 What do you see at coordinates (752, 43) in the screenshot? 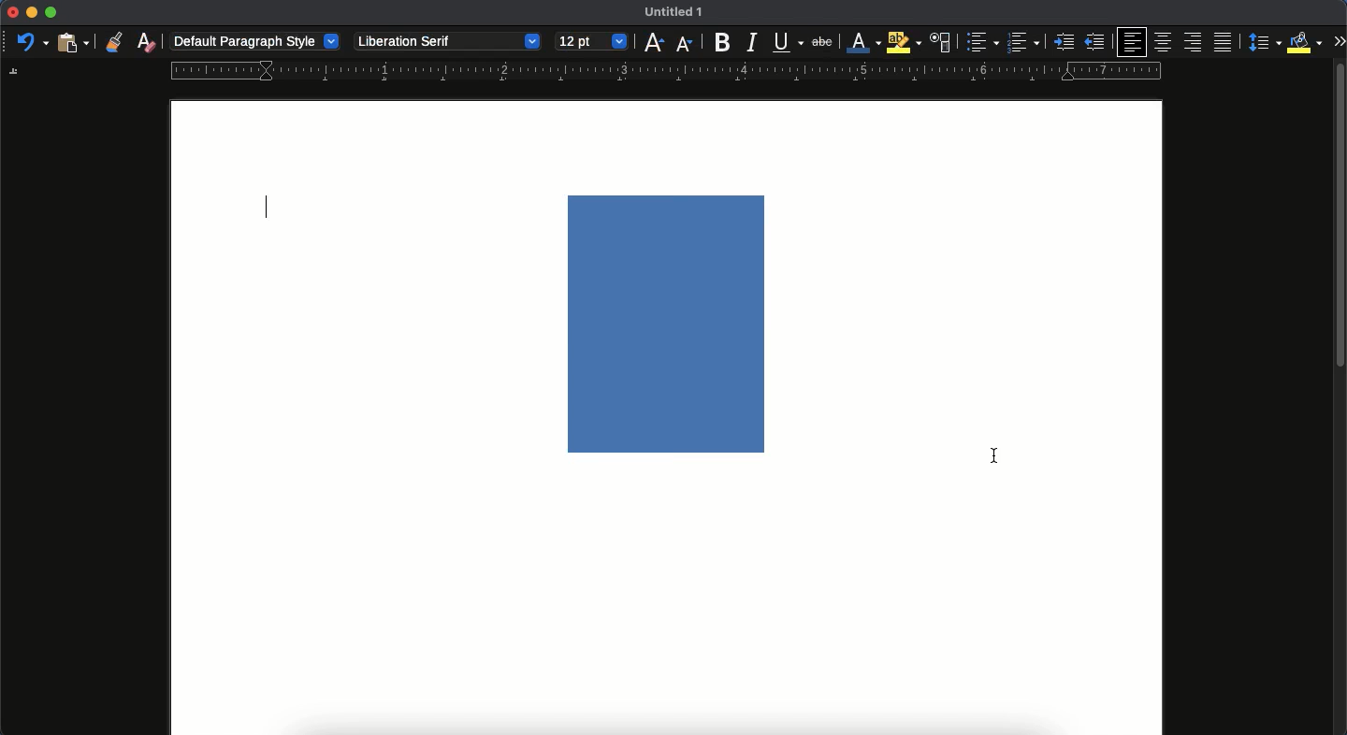
I see `italics` at bounding box center [752, 43].